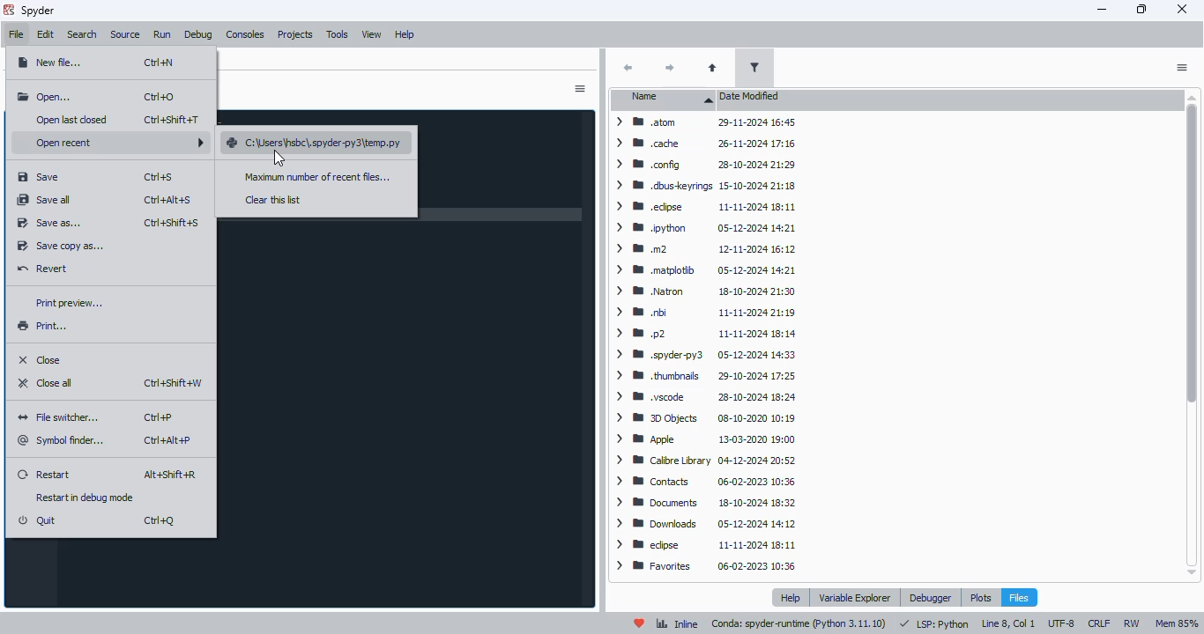 The width and height of the screenshot is (1204, 634). Describe the element at coordinates (980, 597) in the screenshot. I see `plots` at that location.